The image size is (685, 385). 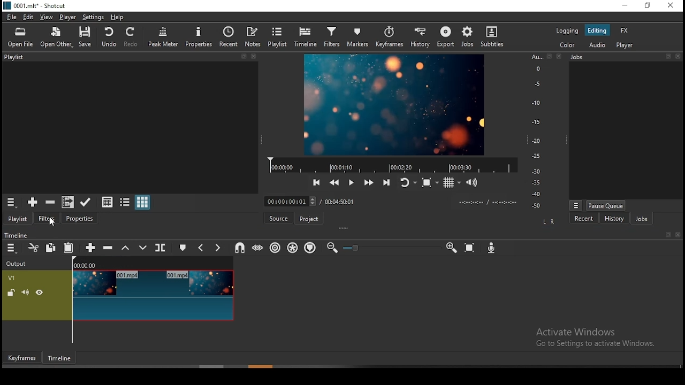 I want to click on create/edit marker, so click(x=184, y=248).